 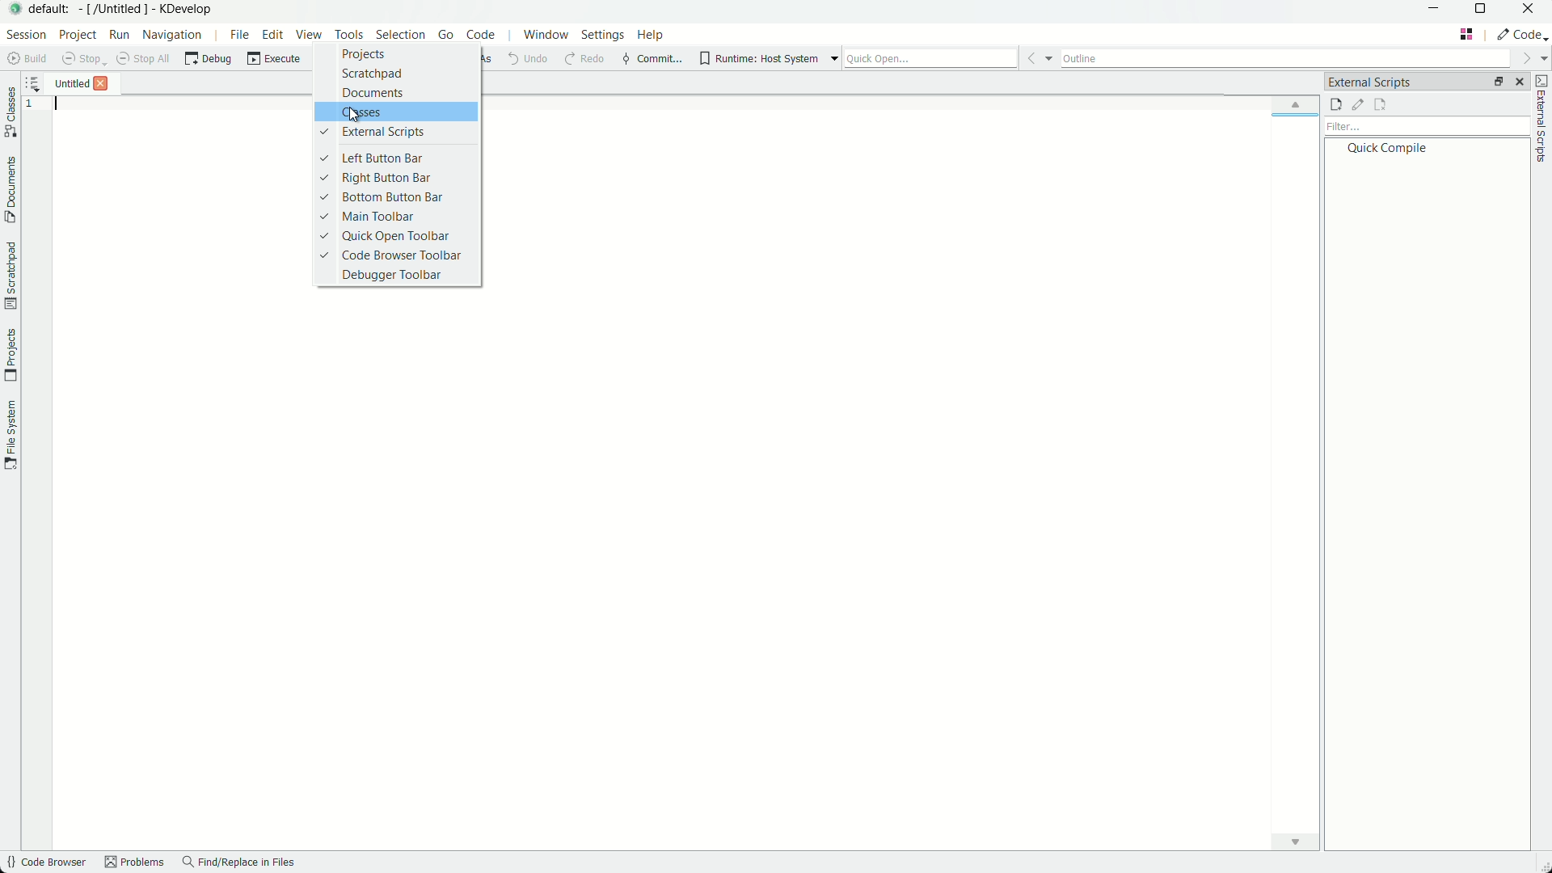 What do you see at coordinates (399, 36) in the screenshot?
I see `selection` at bounding box center [399, 36].